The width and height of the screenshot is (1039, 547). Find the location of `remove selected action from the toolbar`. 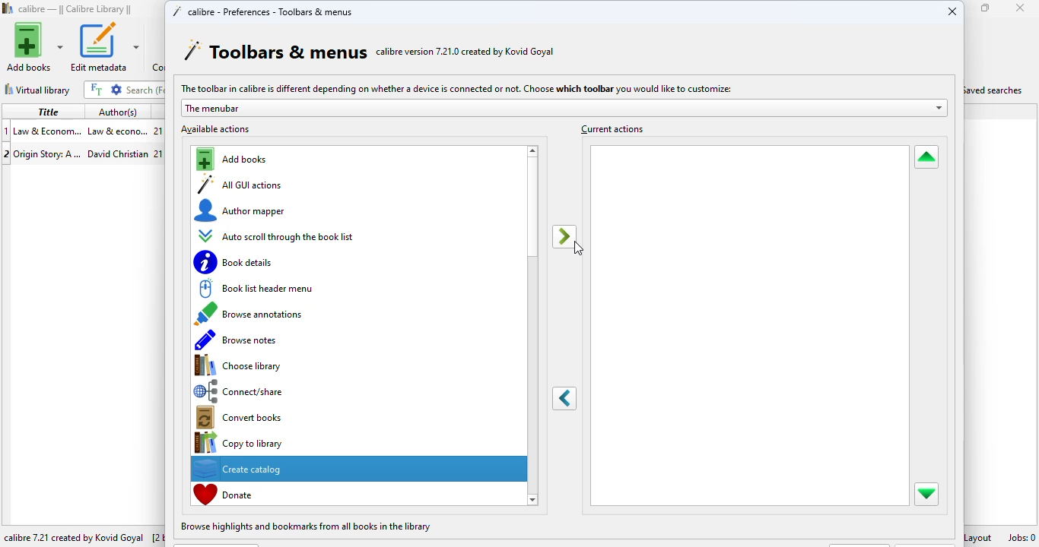

remove selected action from the toolbar is located at coordinates (565, 399).